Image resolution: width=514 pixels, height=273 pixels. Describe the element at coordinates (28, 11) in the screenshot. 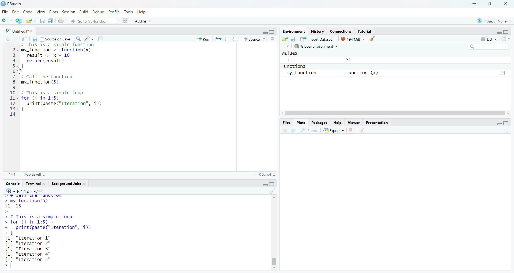

I see `code` at that location.